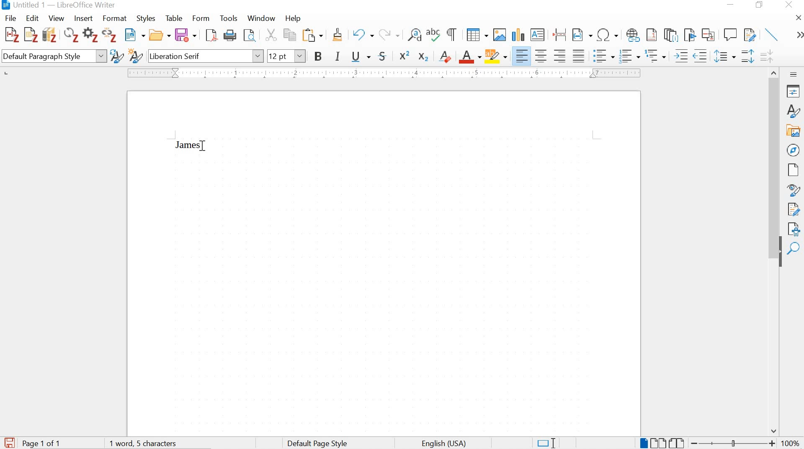  I want to click on Increase indent, so click(680, 56).